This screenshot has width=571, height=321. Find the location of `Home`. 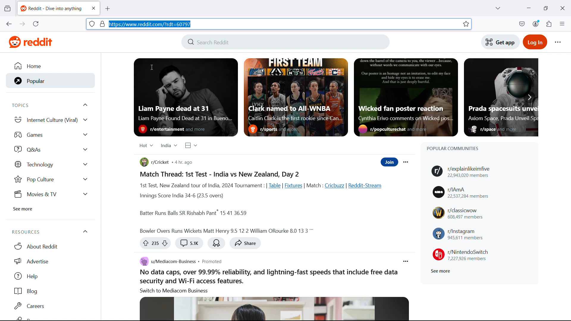

Home is located at coordinates (46, 67).